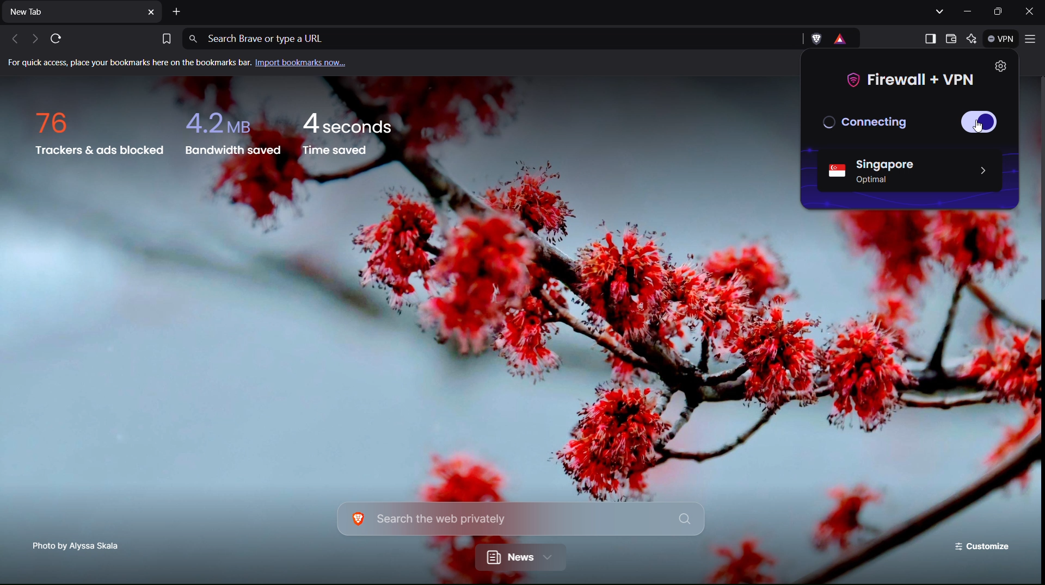 This screenshot has width=1045, height=585. I want to click on Time saved, so click(348, 135).